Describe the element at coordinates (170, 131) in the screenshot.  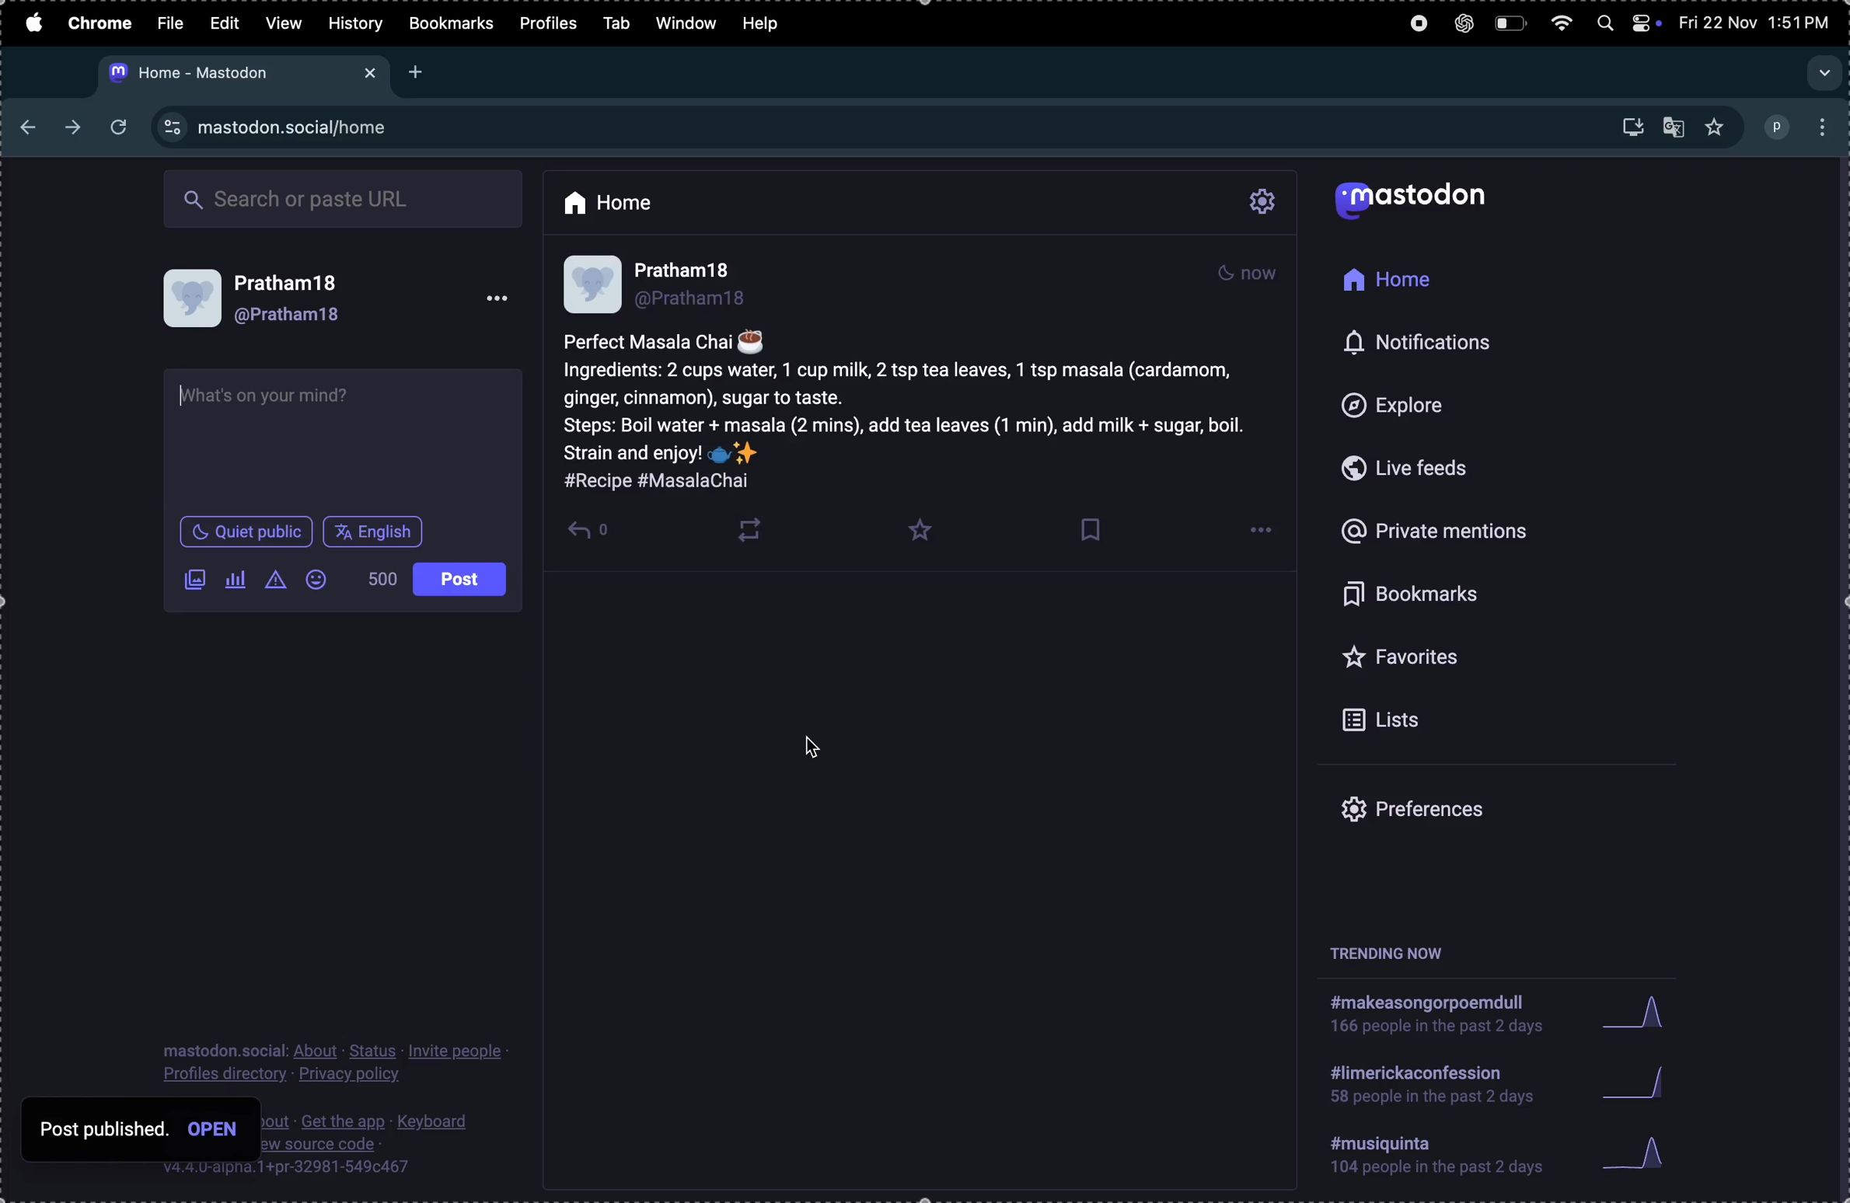
I see `view site information` at that location.